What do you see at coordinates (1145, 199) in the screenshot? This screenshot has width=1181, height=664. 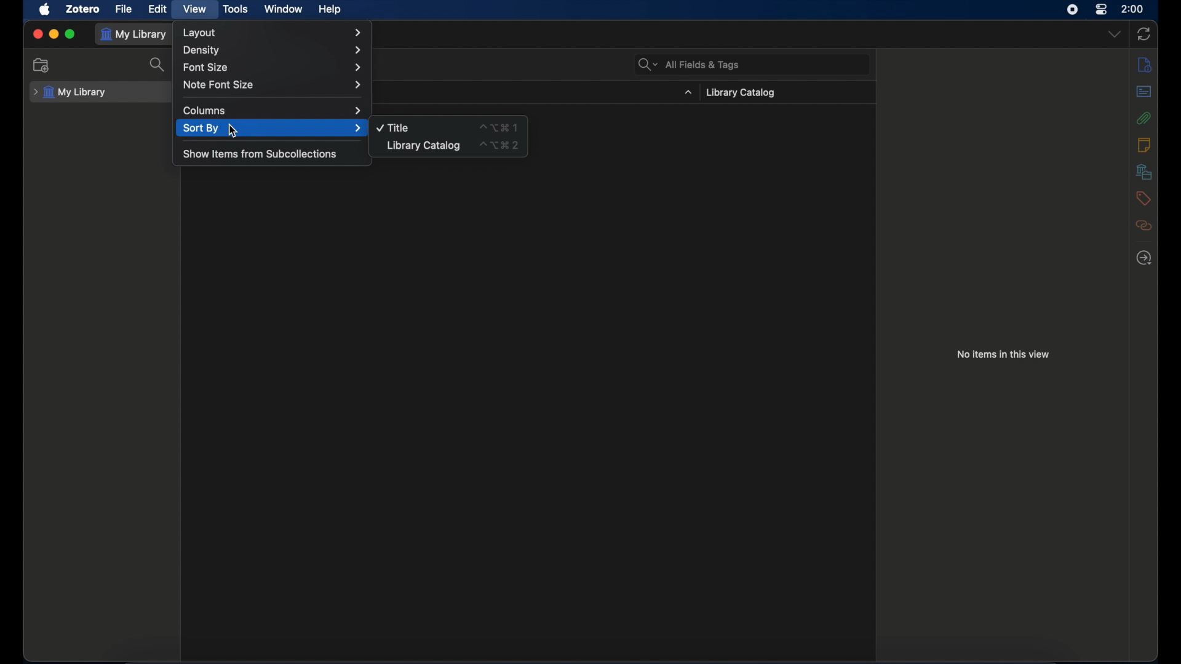 I see `tags` at bounding box center [1145, 199].